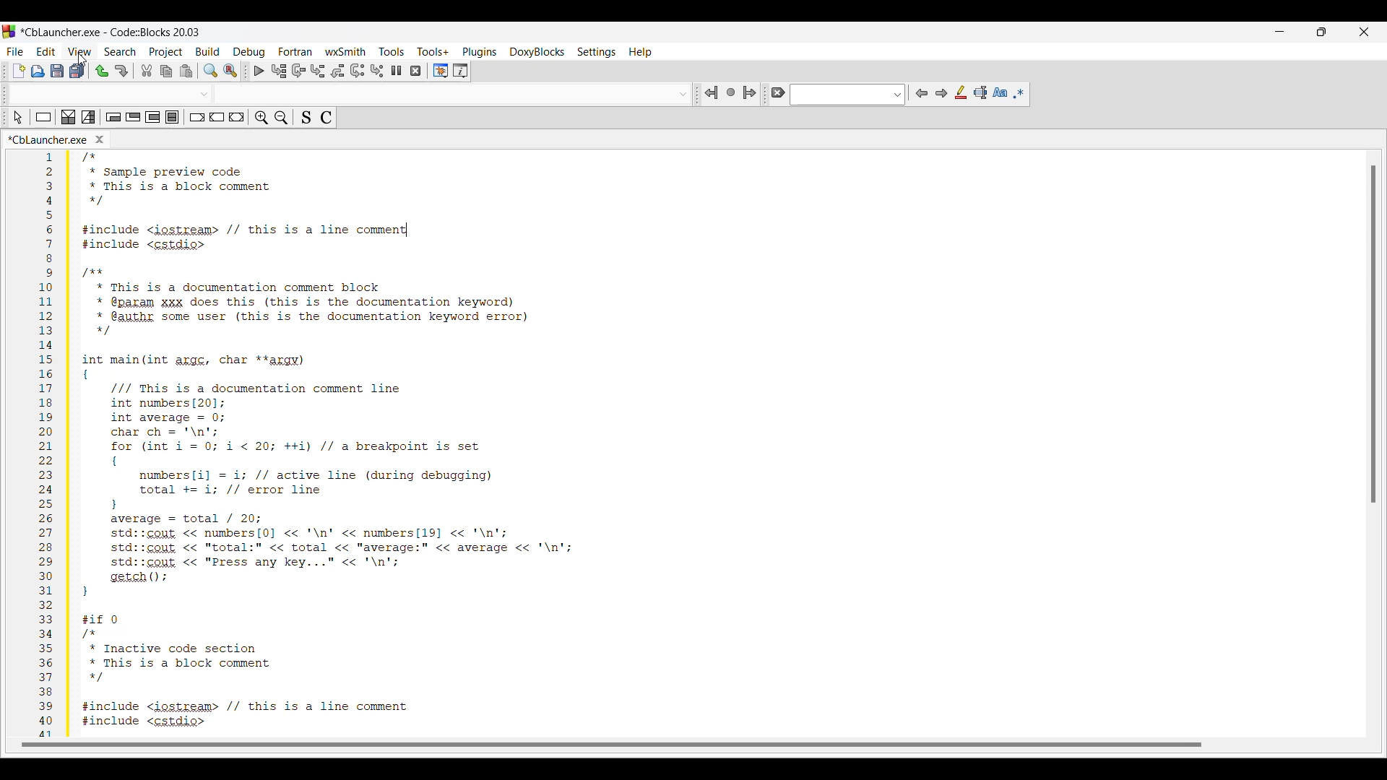 The height and width of the screenshot is (780, 1387). I want to click on Show interface in smaller tab, so click(1321, 32).